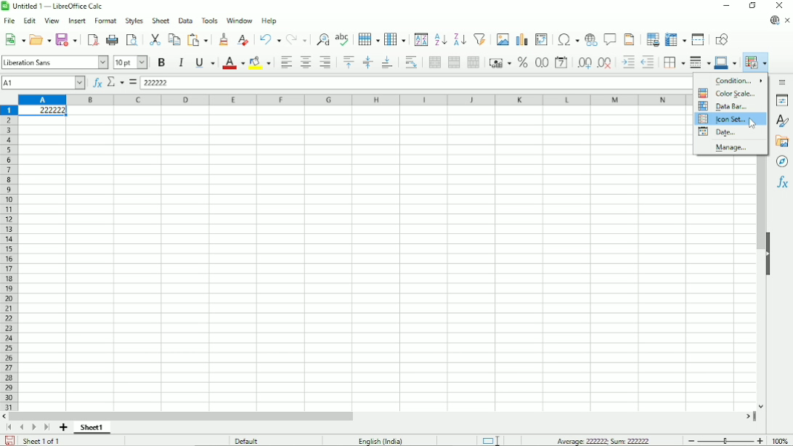 This screenshot has width=793, height=446. Describe the element at coordinates (738, 79) in the screenshot. I see `Condition` at that location.